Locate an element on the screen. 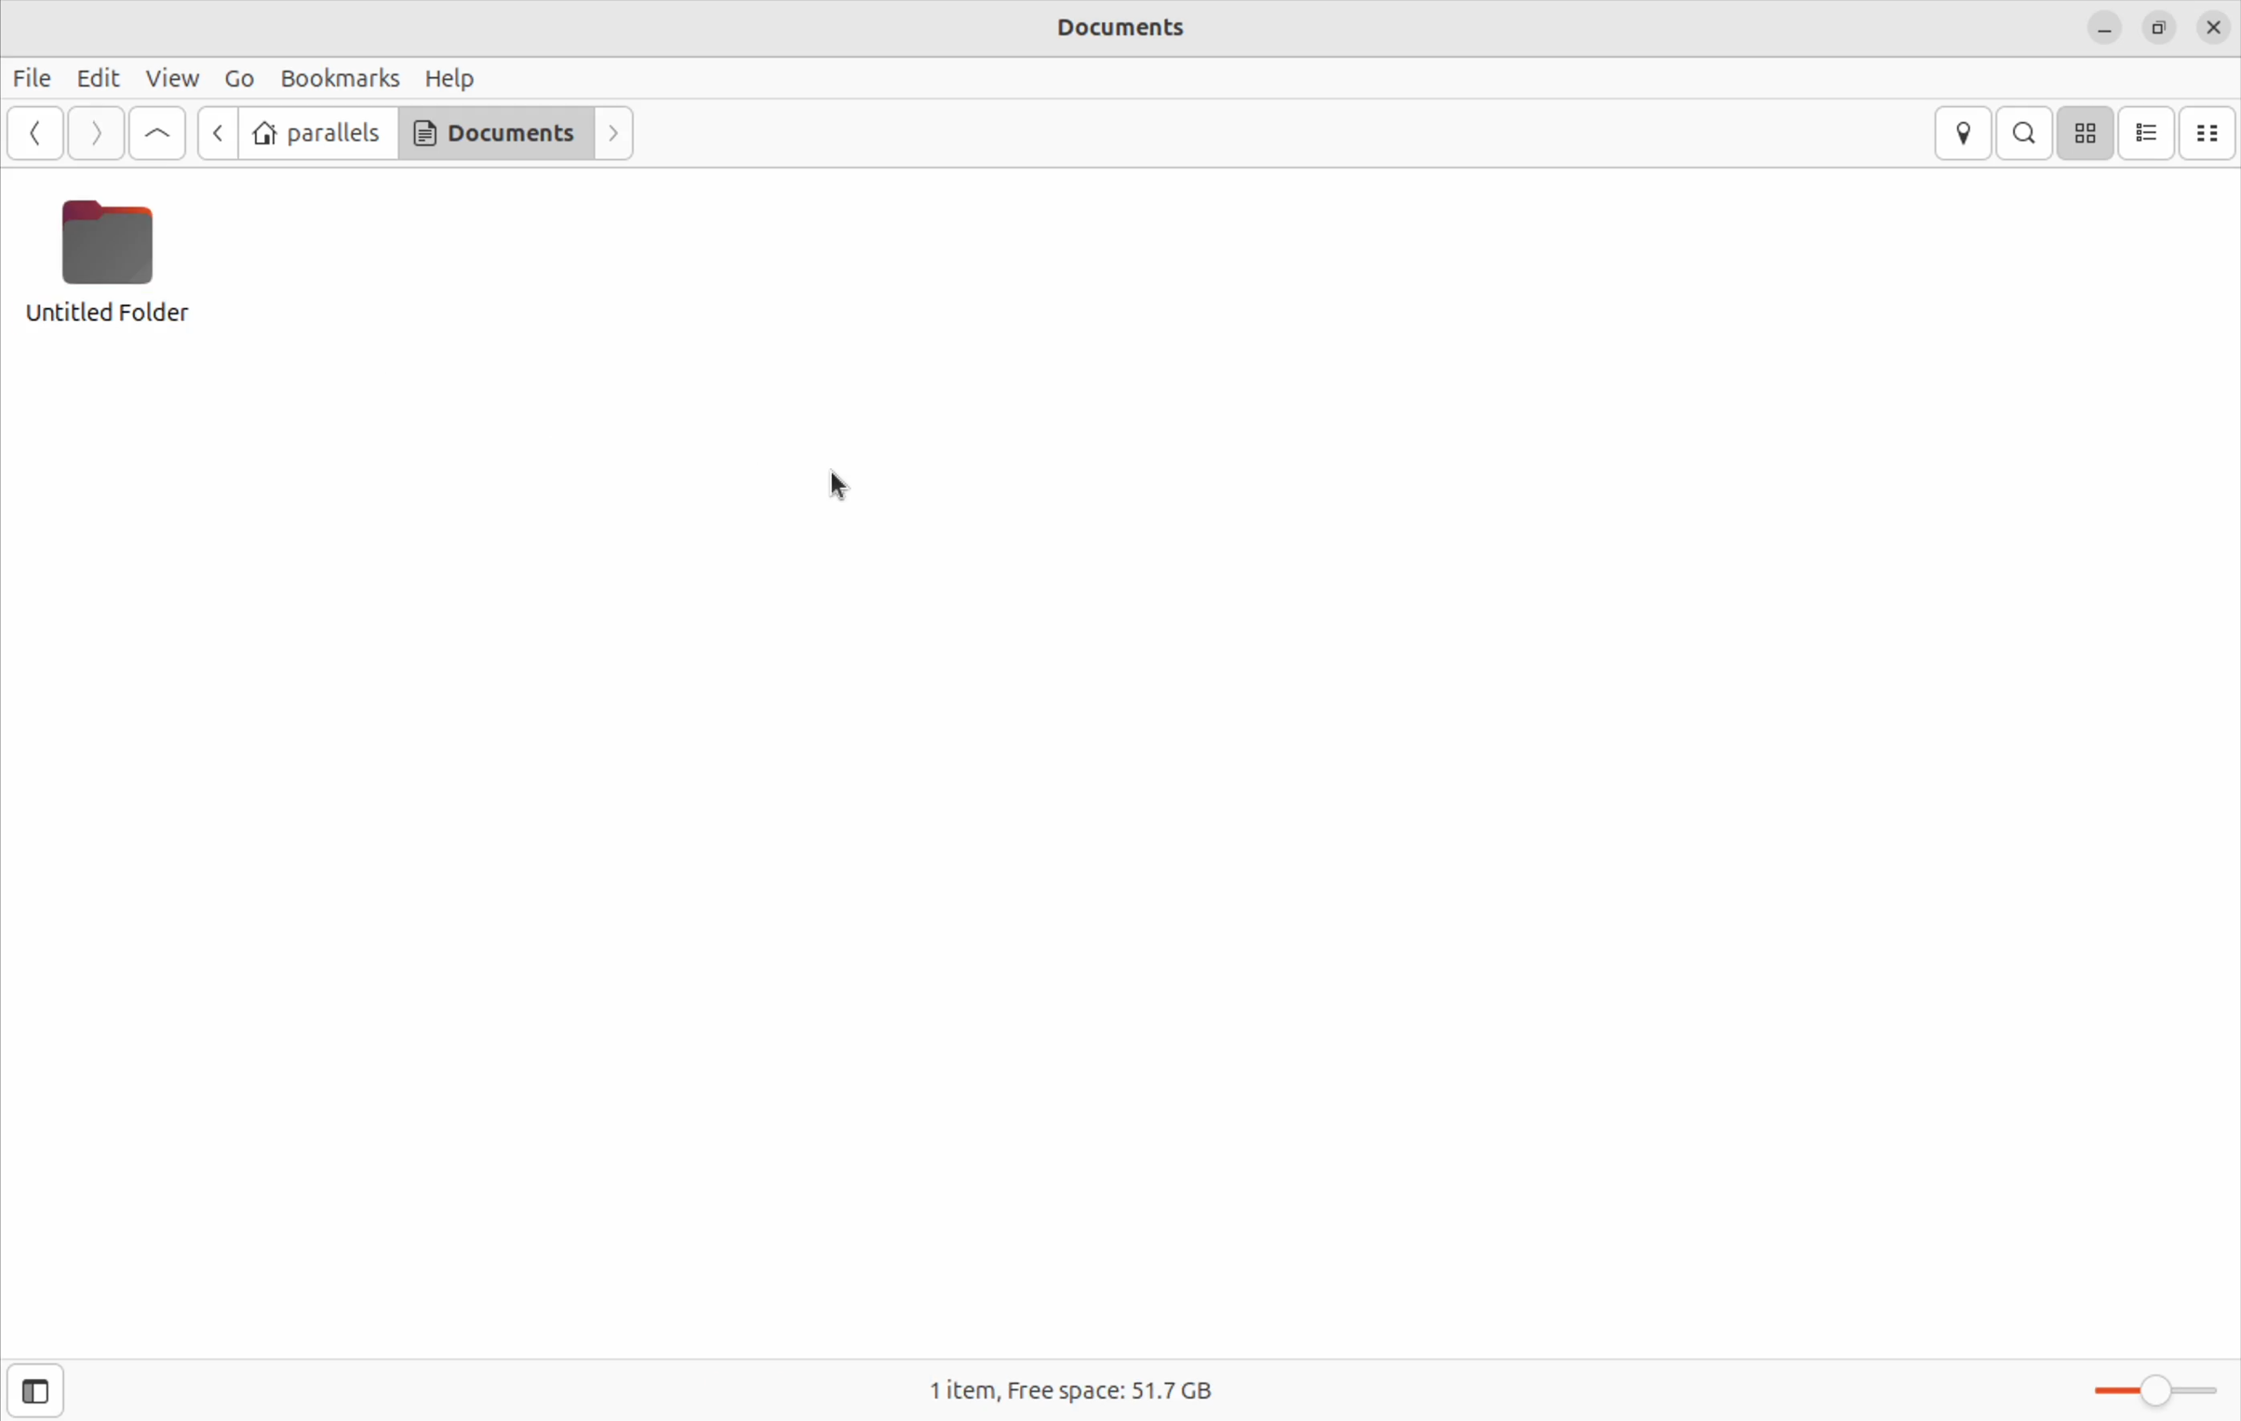 Image resolution: width=2241 pixels, height=1421 pixels. location is located at coordinates (1963, 133).